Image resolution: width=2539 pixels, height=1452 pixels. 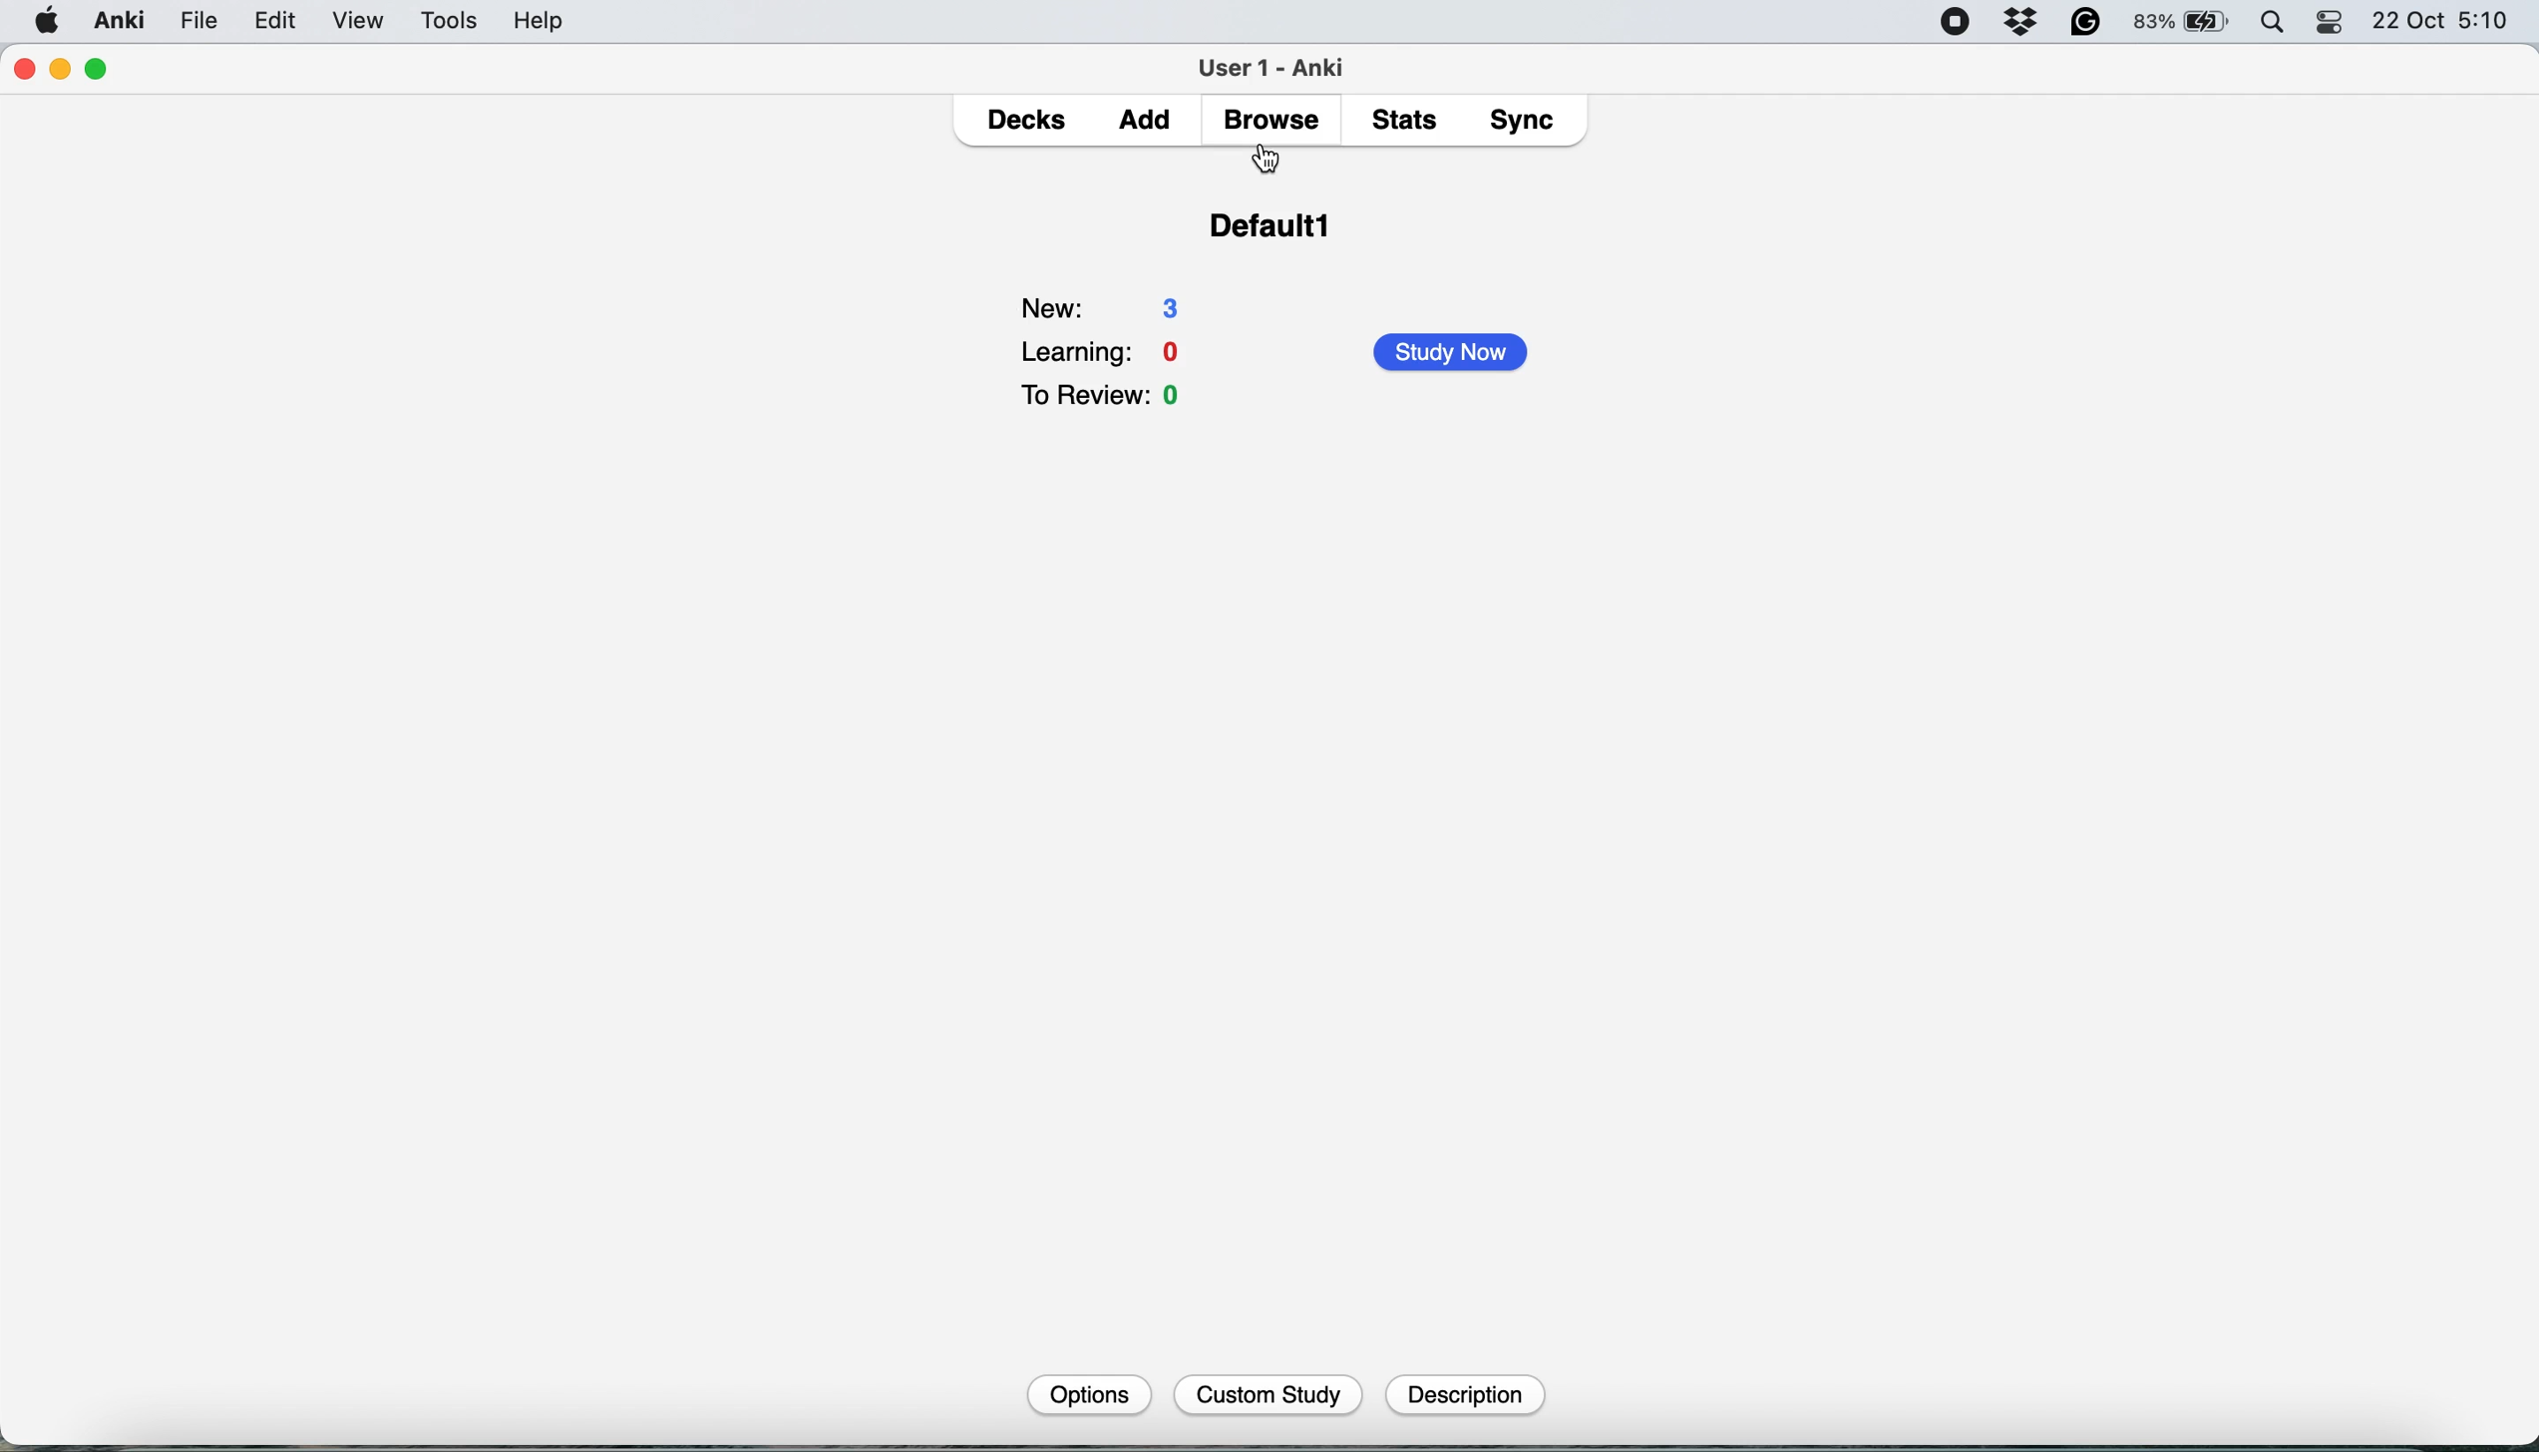 What do you see at coordinates (1106, 397) in the screenshot?
I see `To Review: 0` at bounding box center [1106, 397].